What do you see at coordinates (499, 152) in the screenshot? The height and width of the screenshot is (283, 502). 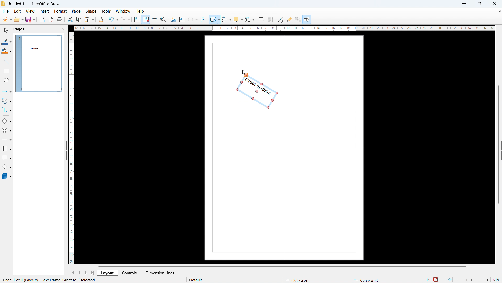 I see `Expand pane` at bounding box center [499, 152].